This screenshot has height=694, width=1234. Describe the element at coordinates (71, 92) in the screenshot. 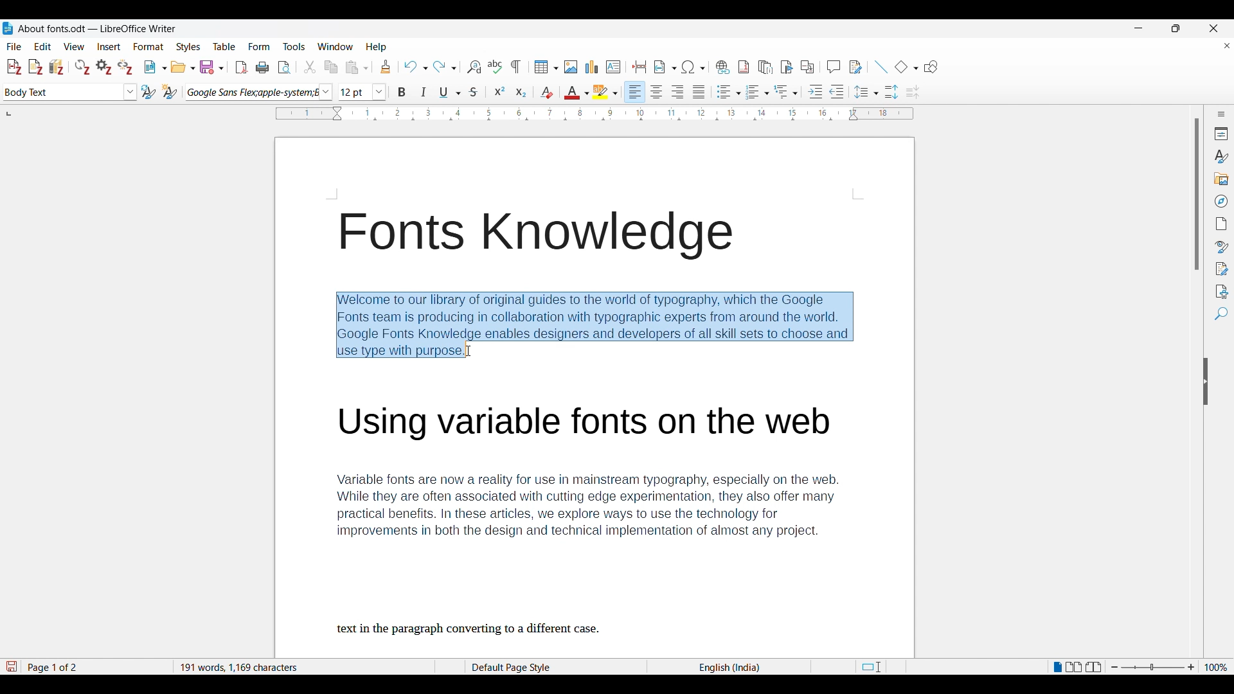

I see `Paragraph style options` at that location.